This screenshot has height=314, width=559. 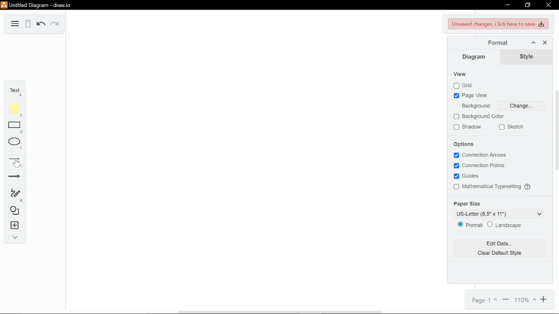 I want to click on Ellipse, so click(x=15, y=144).